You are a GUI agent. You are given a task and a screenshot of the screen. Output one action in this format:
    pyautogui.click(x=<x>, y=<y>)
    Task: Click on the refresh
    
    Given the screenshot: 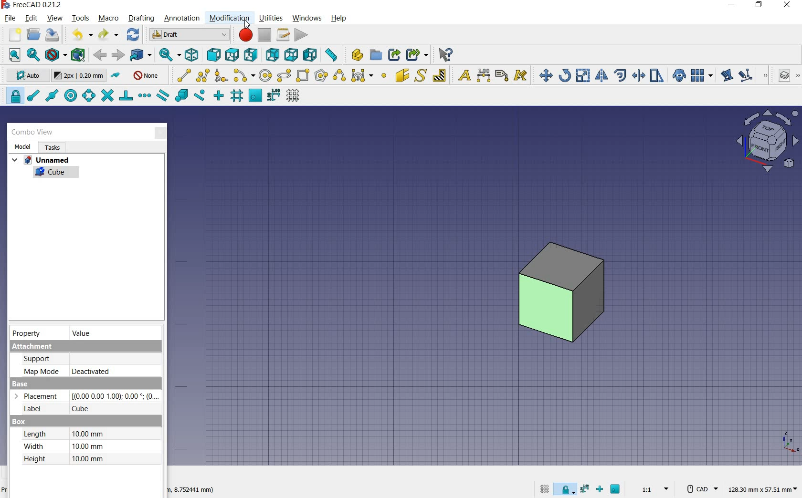 What is the action you would take?
    pyautogui.click(x=133, y=35)
    